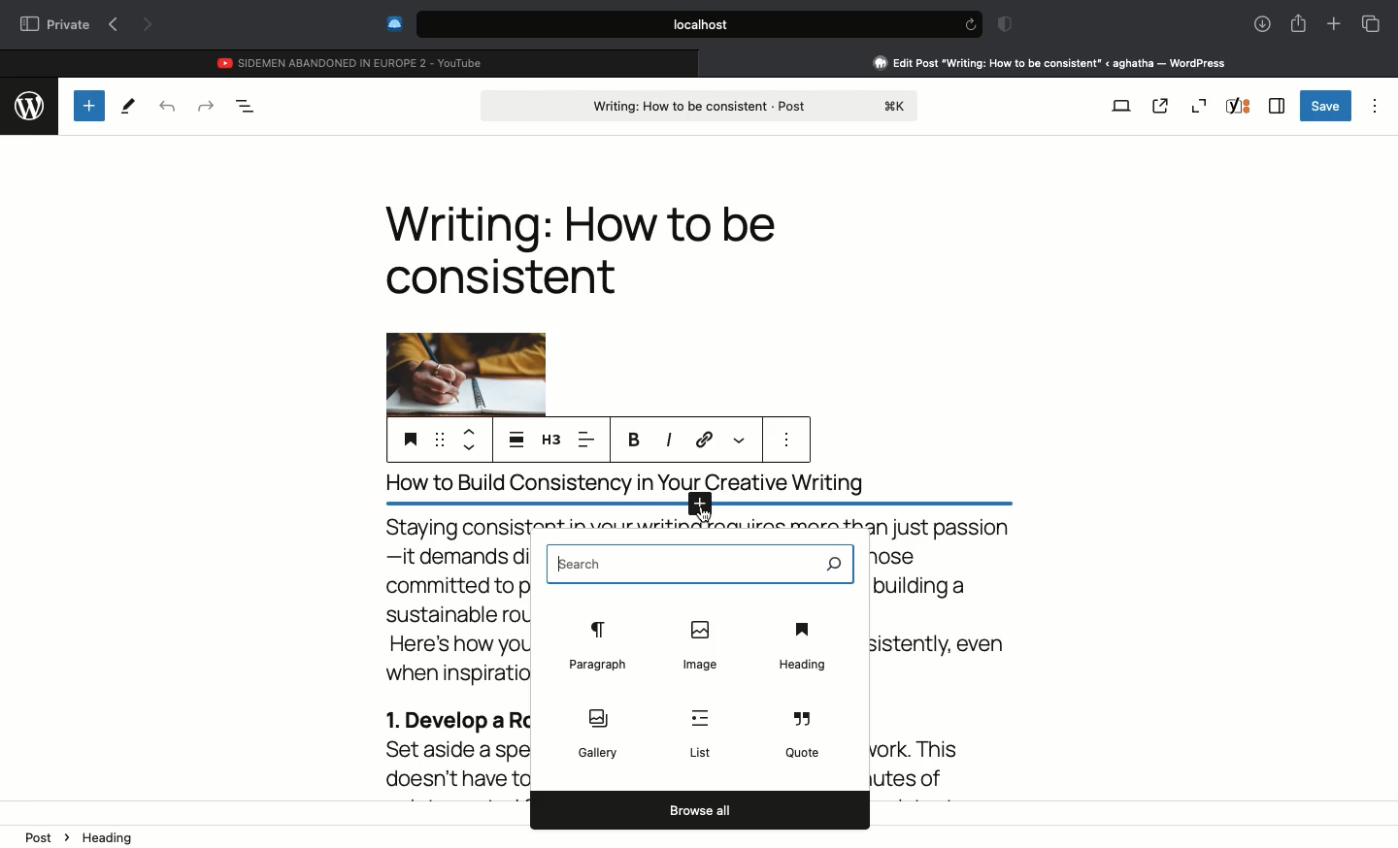 The width and height of the screenshot is (1398, 848). I want to click on Drag, so click(439, 440).